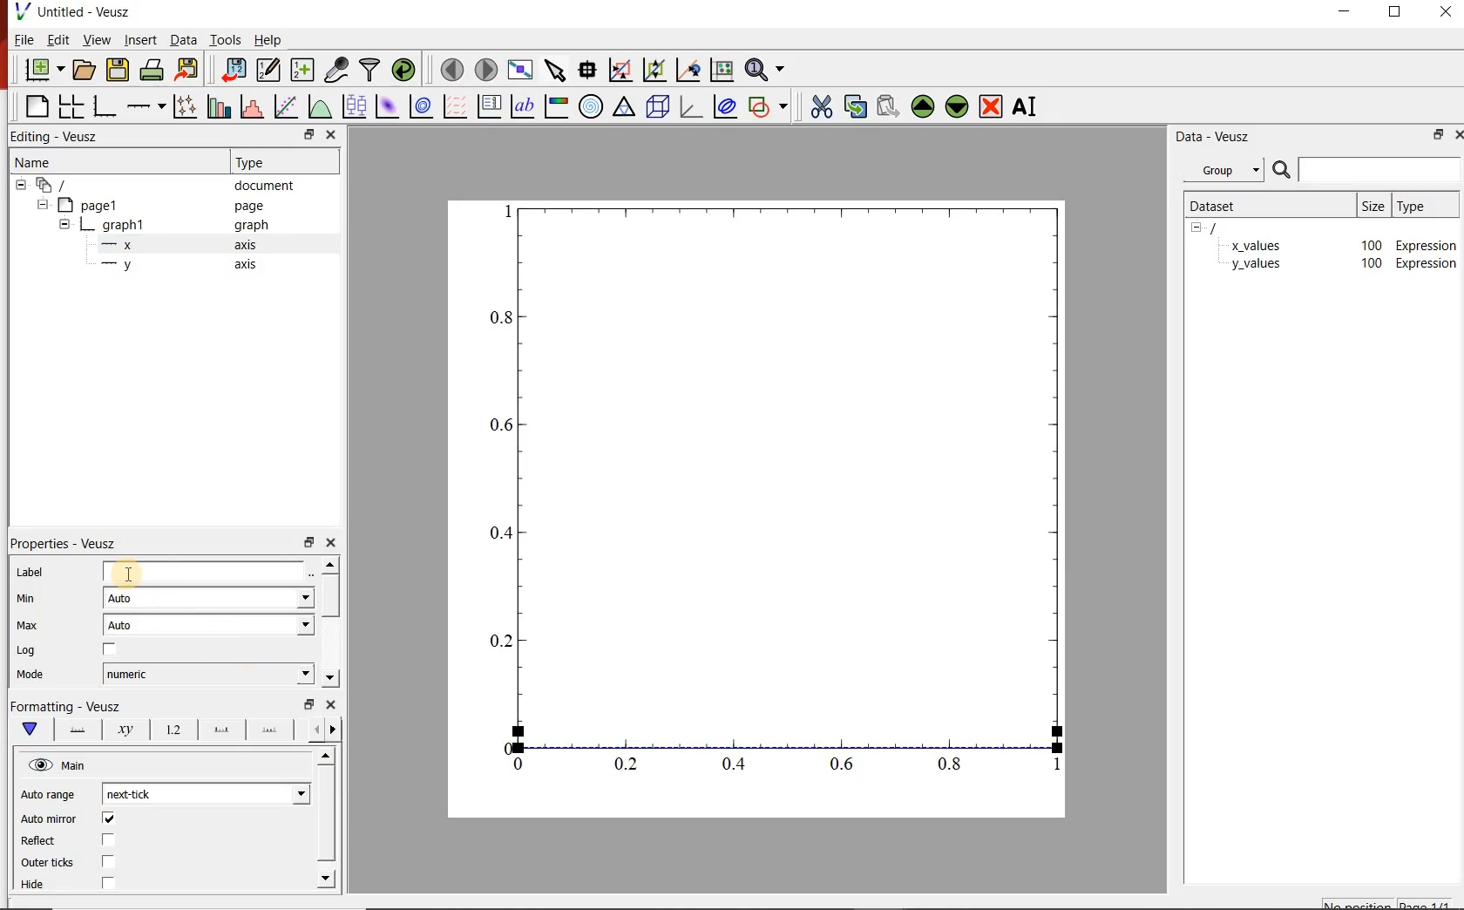 The height and width of the screenshot is (910, 1464). Describe the element at coordinates (331, 541) in the screenshot. I see `close` at that location.